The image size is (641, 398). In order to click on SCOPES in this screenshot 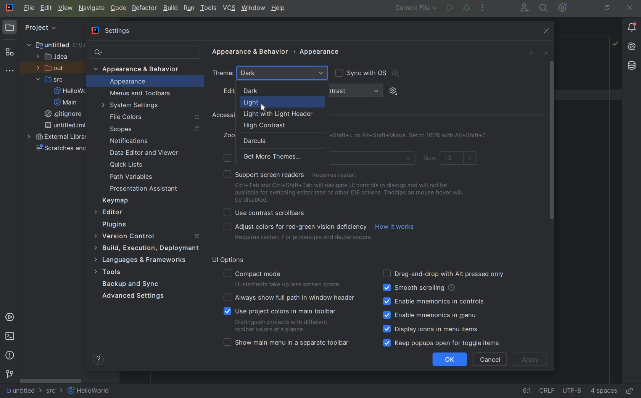, I will do `click(154, 129)`.